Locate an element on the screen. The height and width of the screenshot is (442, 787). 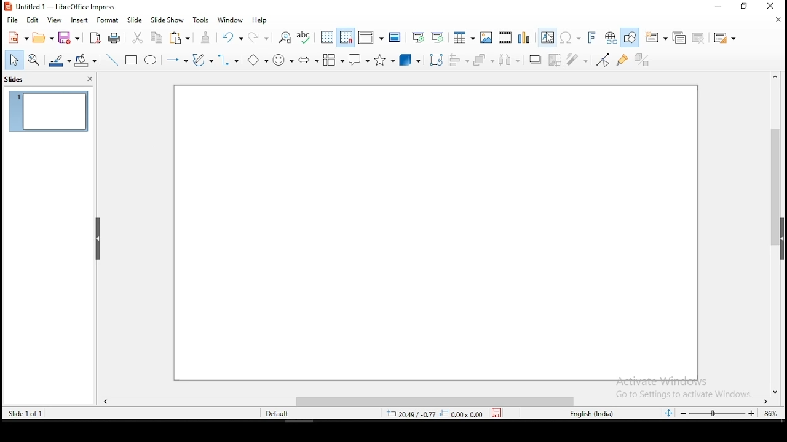
slide show is located at coordinates (167, 20).